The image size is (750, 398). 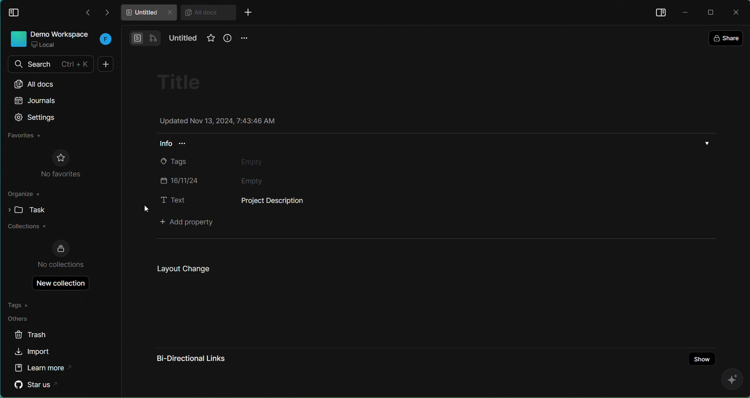 What do you see at coordinates (712, 12) in the screenshot?
I see `maximize` at bounding box center [712, 12].